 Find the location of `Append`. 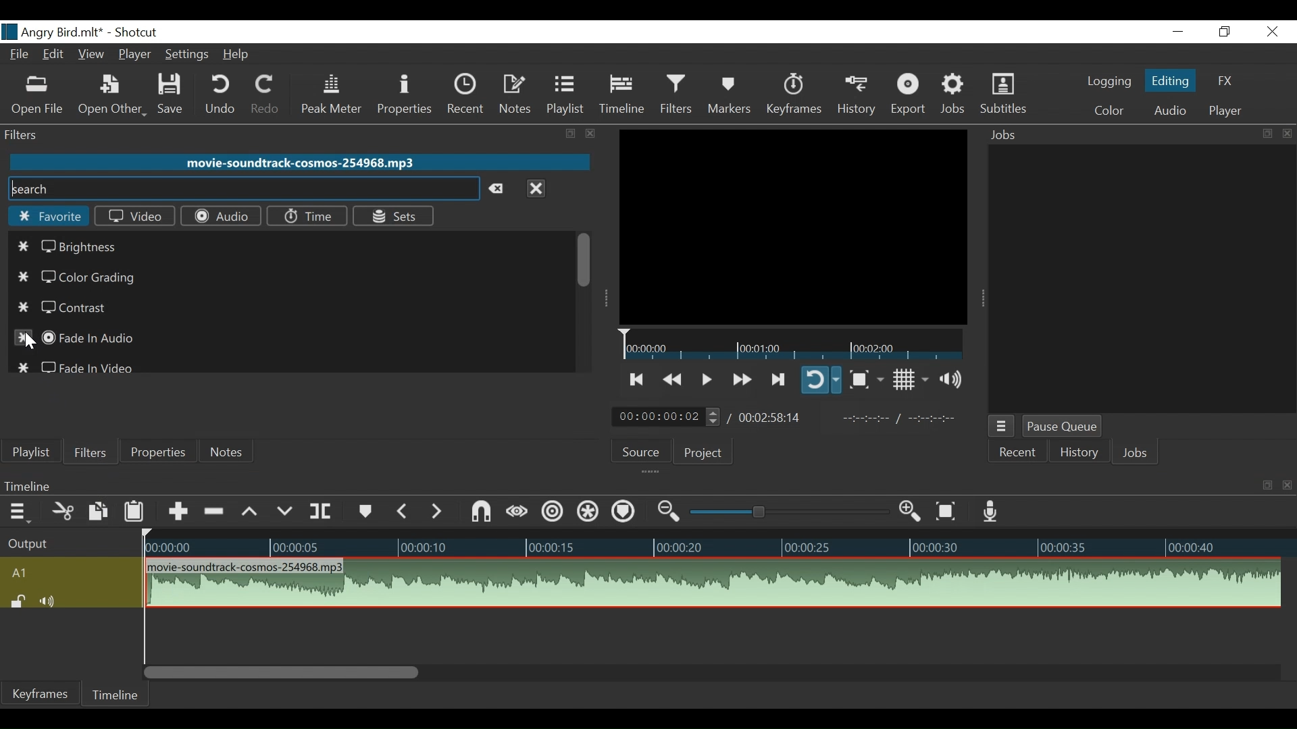

Append is located at coordinates (178, 510).